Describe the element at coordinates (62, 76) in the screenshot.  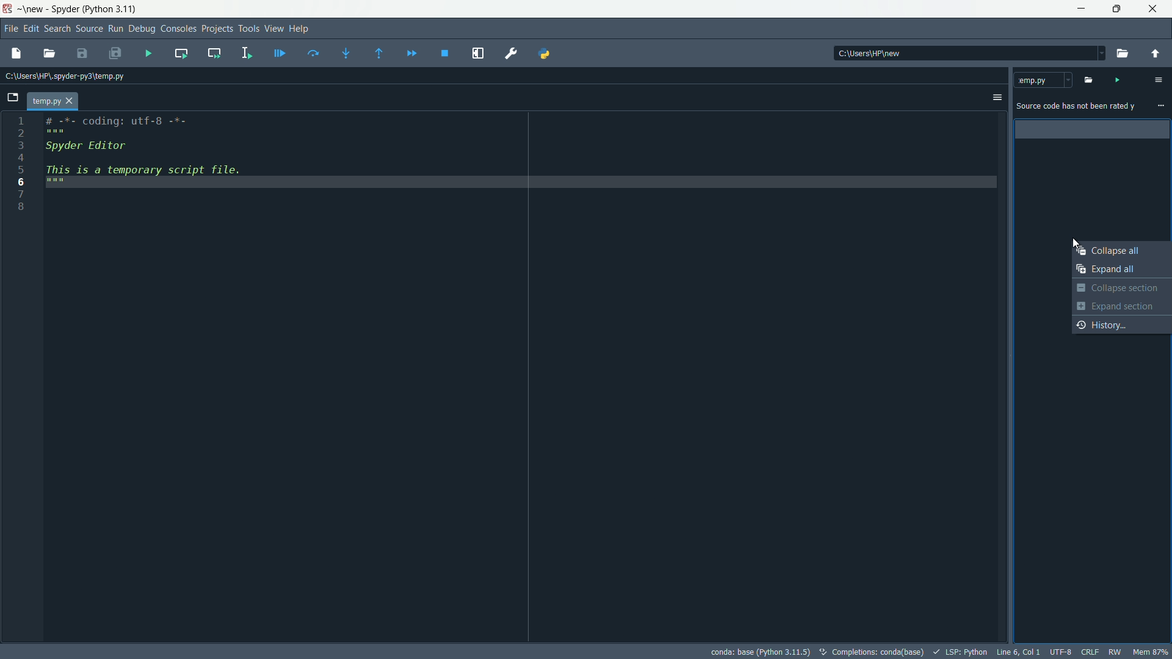
I see `file path: c:\users\hp\.spyder-py3\temp.py` at that location.